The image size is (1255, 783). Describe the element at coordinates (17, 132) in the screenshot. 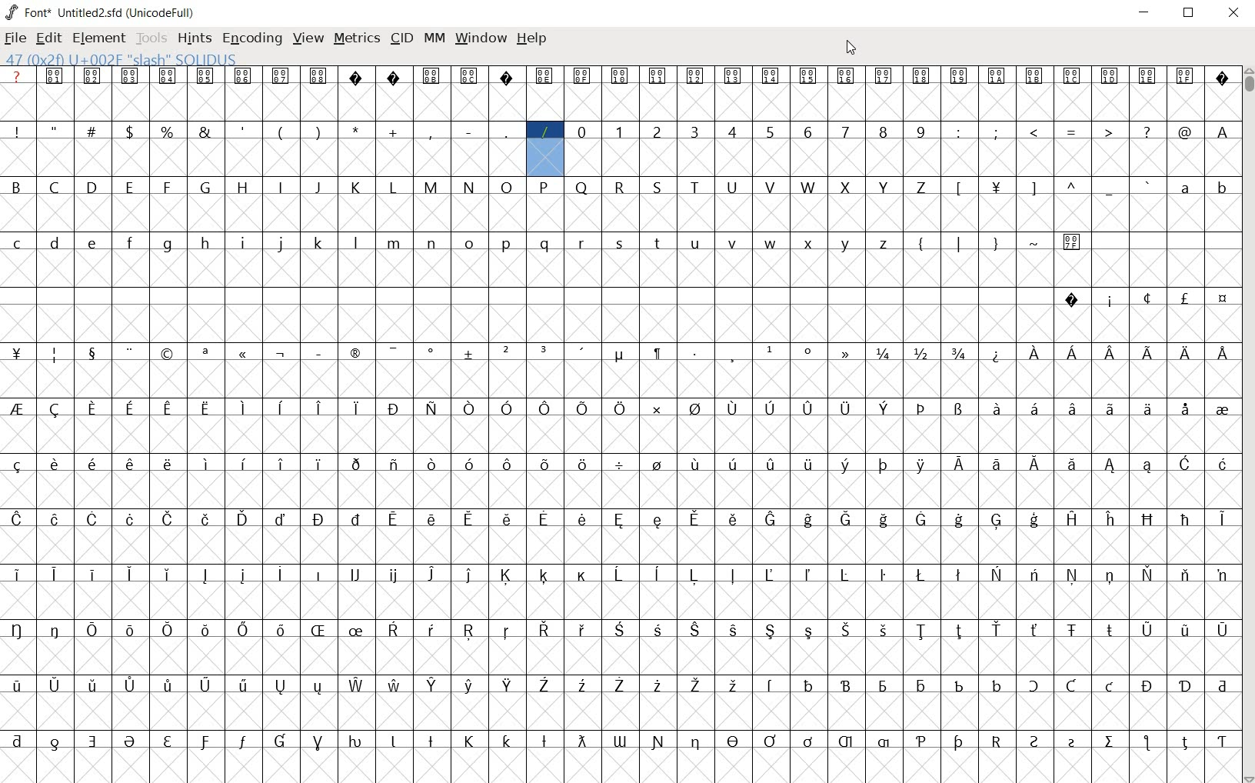

I see `glyph` at that location.